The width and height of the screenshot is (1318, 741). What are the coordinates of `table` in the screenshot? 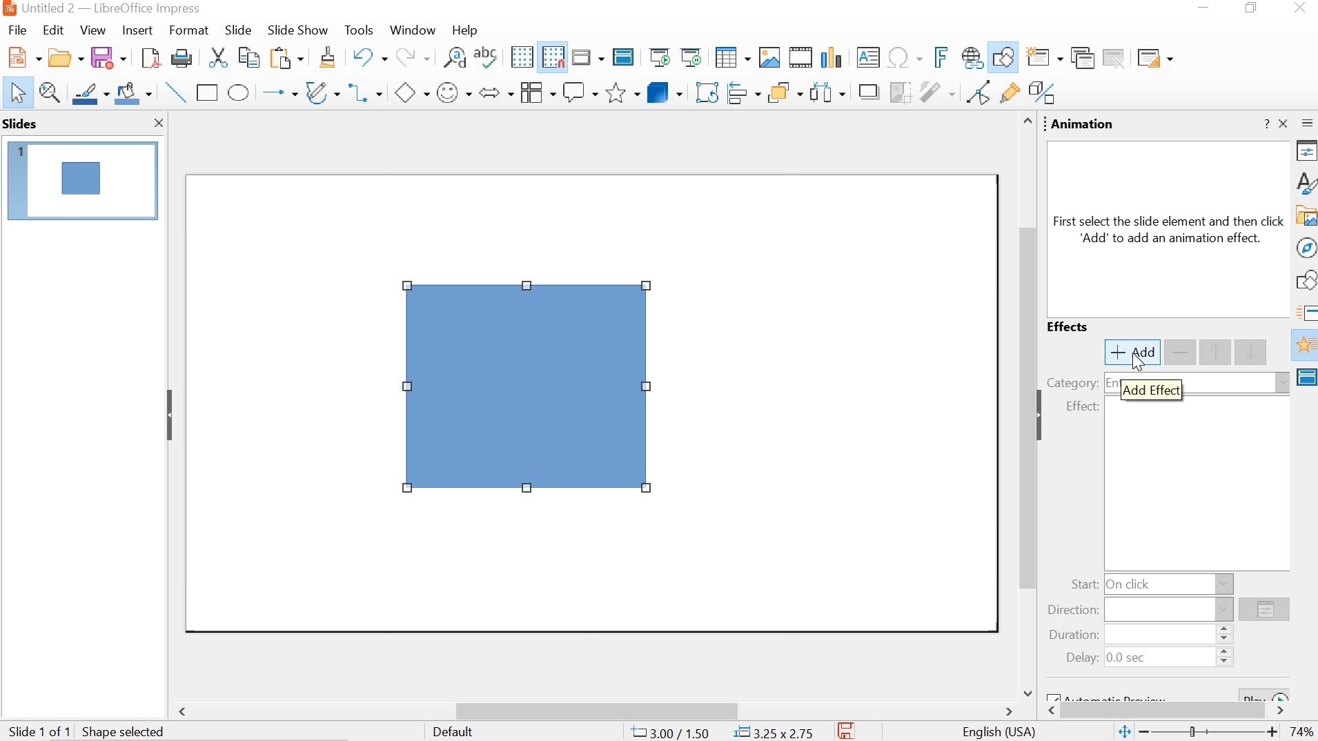 It's located at (732, 56).